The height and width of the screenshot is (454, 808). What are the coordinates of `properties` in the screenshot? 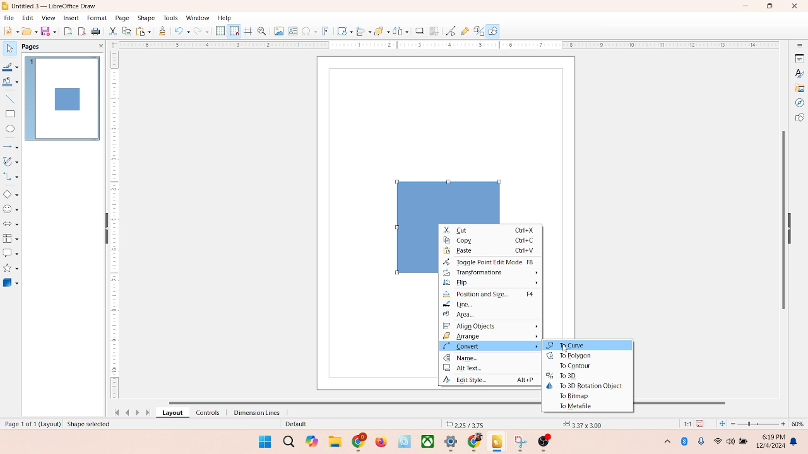 It's located at (799, 57).